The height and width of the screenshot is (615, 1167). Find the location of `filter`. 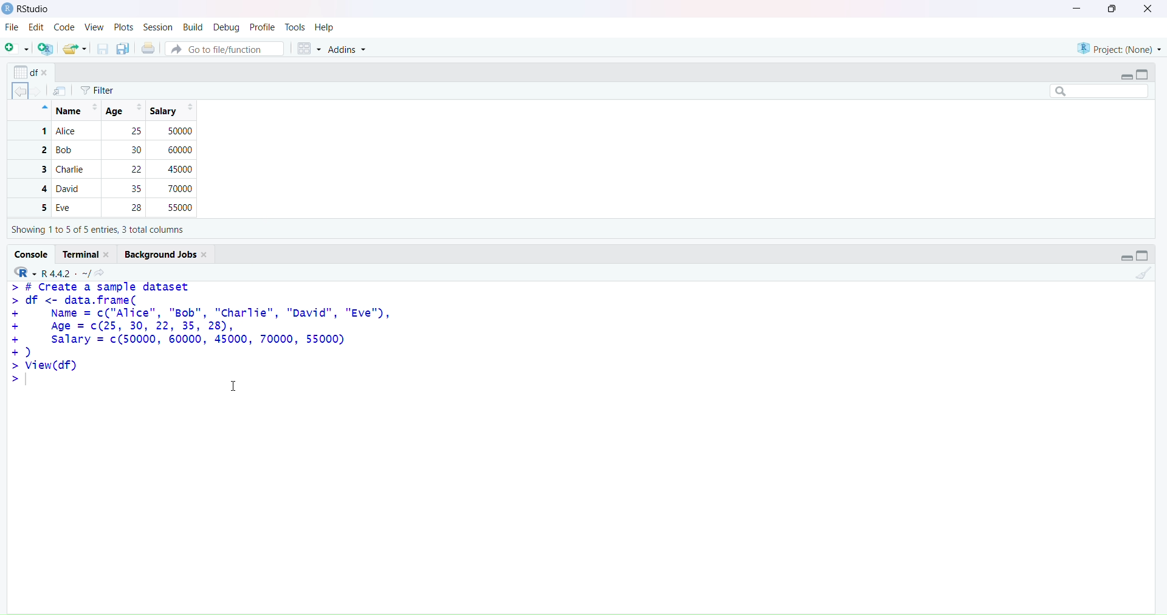

filter is located at coordinates (100, 89).